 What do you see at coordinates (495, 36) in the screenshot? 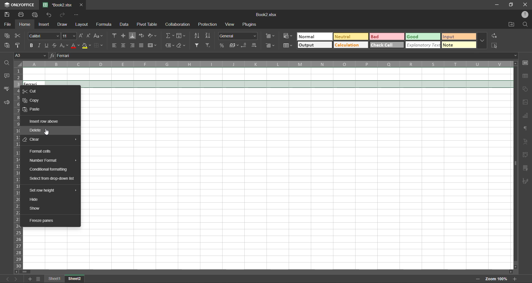
I see `replace` at bounding box center [495, 36].